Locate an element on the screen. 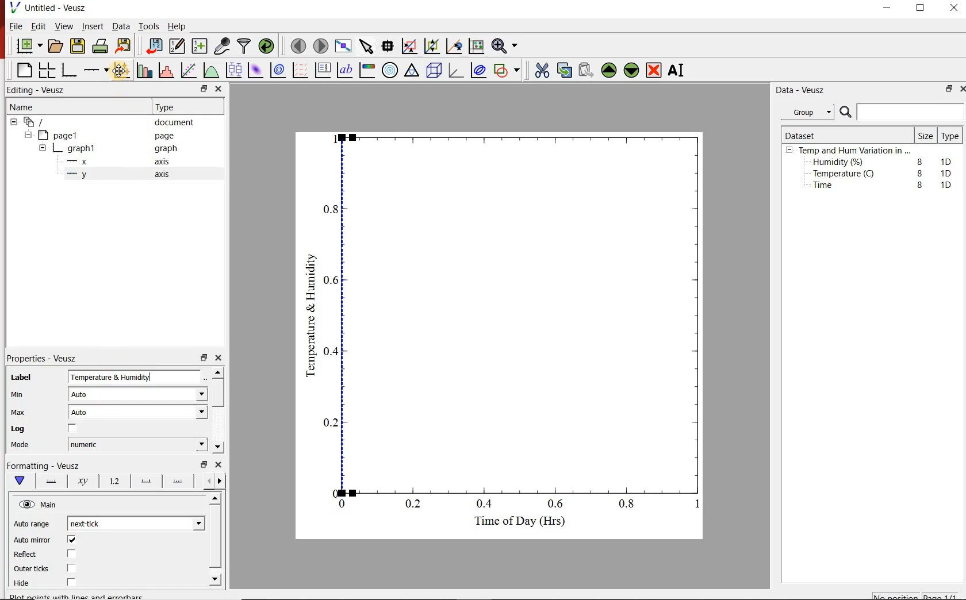 The height and width of the screenshot is (600, 966). Reflect is located at coordinates (49, 555).